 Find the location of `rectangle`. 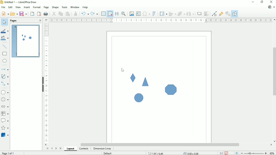

rectangle is located at coordinates (5, 54).